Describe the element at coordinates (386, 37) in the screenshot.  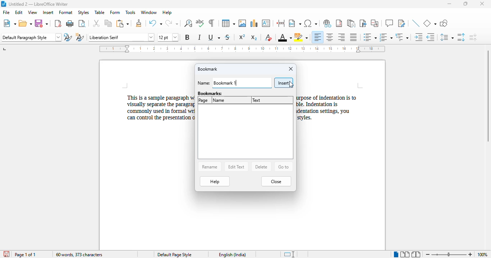
I see `toggle ordered list` at that location.